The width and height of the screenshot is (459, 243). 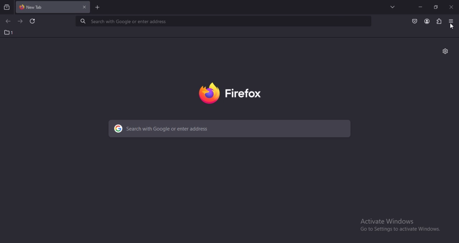 I want to click on save to pocket, so click(x=413, y=20).